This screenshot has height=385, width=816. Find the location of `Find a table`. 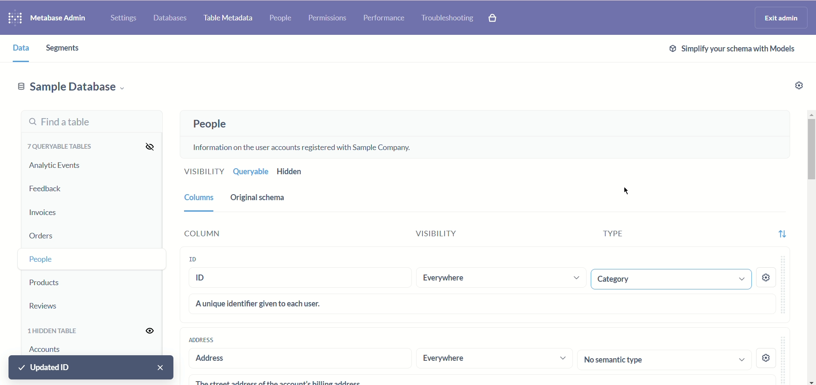

Find a table is located at coordinates (90, 122).